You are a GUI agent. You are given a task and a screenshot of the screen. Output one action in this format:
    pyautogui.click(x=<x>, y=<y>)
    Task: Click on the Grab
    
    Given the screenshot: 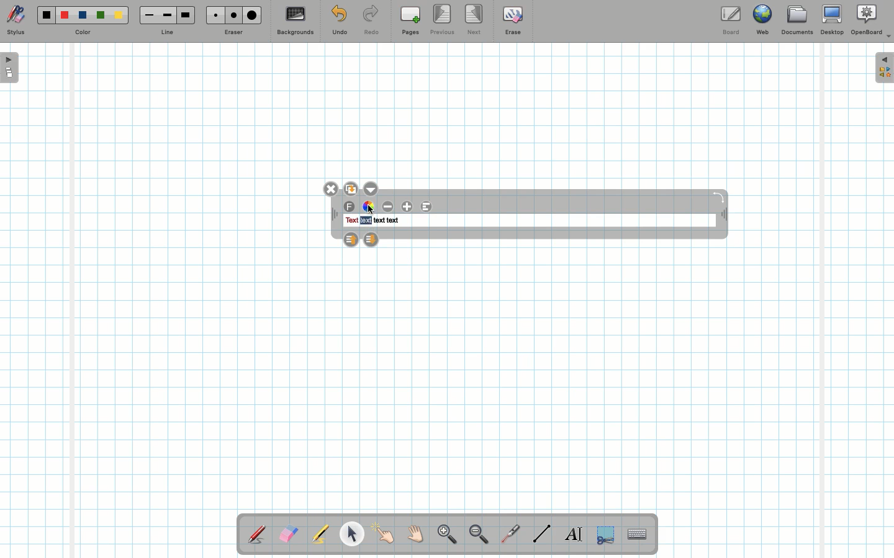 What is the action you would take?
    pyautogui.click(x=416, y=536)
    